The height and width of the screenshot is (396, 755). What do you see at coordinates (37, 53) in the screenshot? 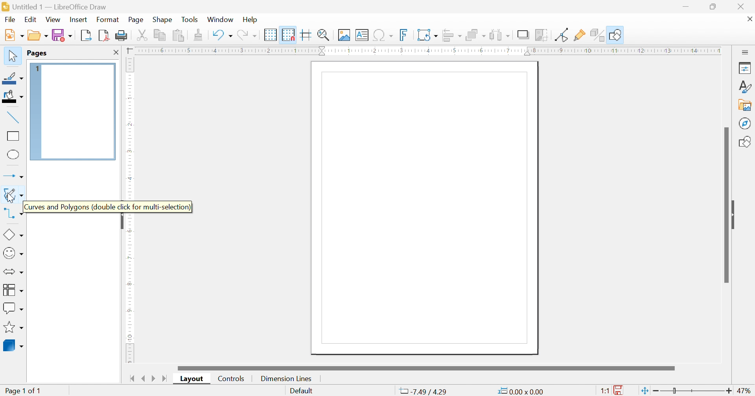
I see `pages` at bounding box center [37, 53].